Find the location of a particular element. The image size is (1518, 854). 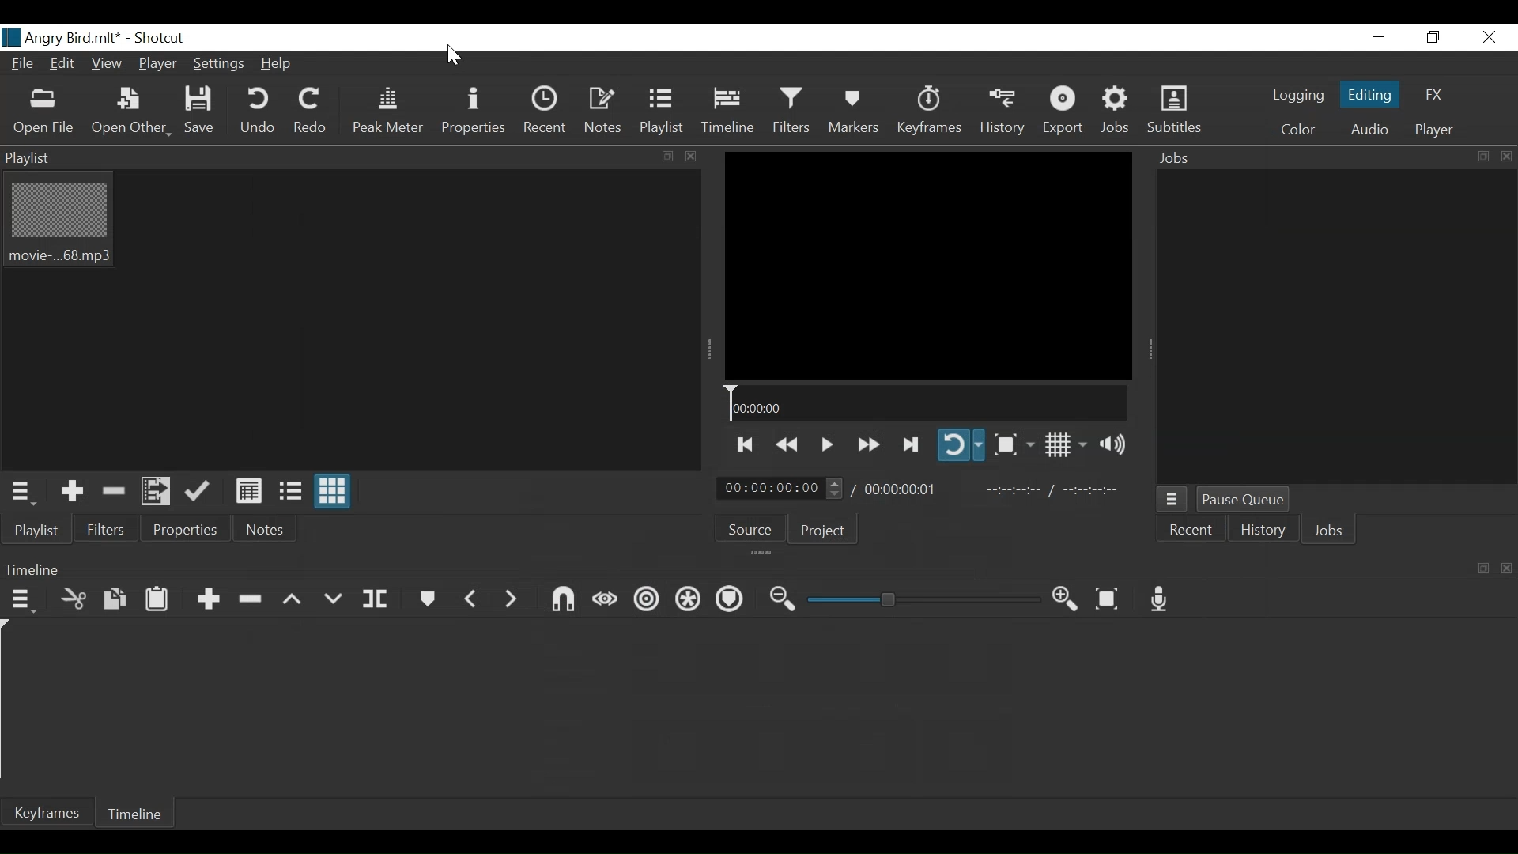

minimize is located at coordinates (1376, 37).